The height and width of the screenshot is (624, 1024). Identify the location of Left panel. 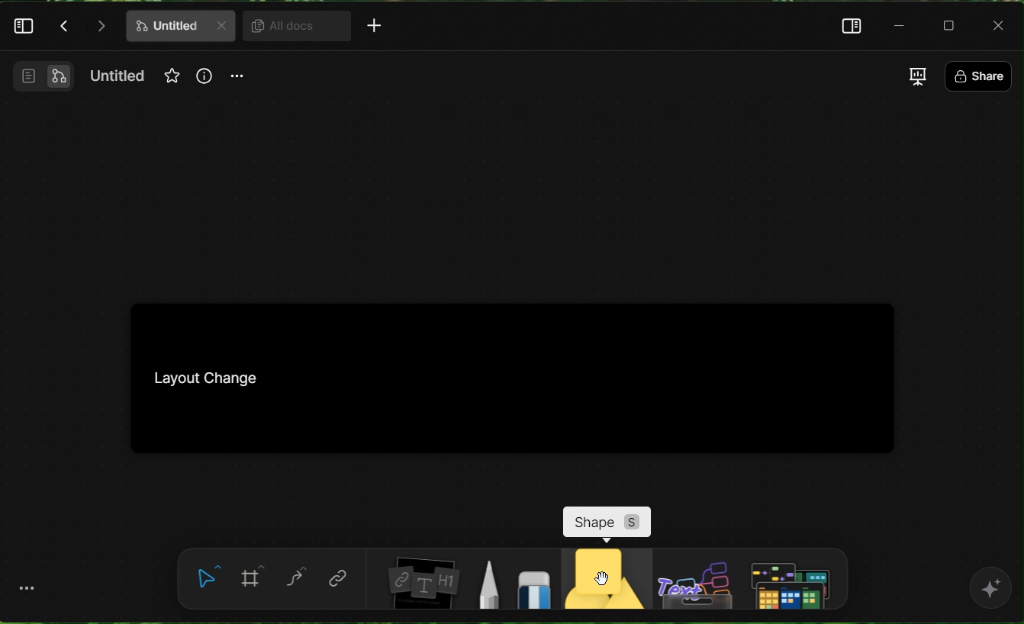
(25, 30).